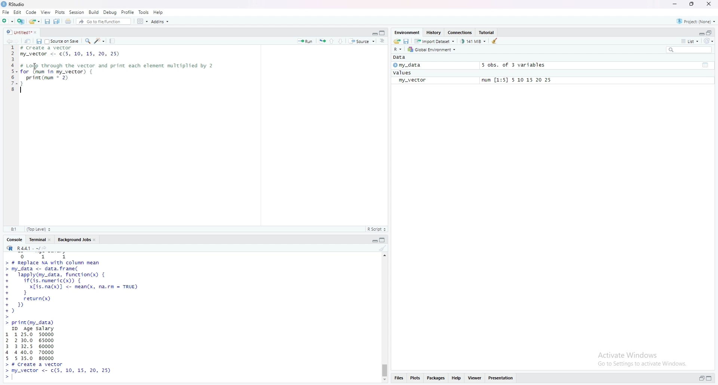  What do you see at coordinates (62, 41) in the screenshot?
I see `source on save` at bounding box center [62, 41].